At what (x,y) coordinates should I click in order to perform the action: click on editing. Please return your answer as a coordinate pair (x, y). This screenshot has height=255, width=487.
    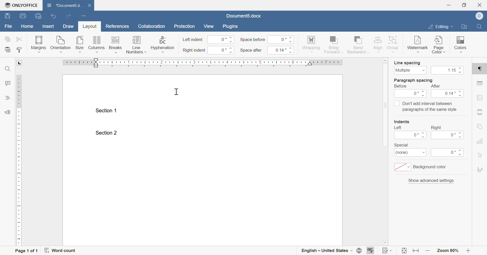
    Looking at the image, I should click on (441, 28).